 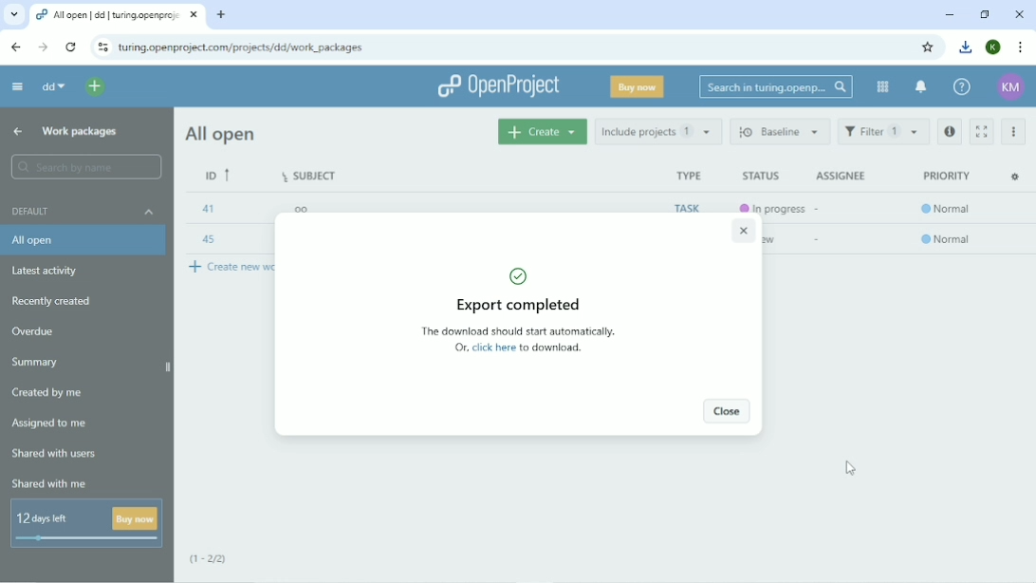 I want to click on ll, so click(x=301, y=238).